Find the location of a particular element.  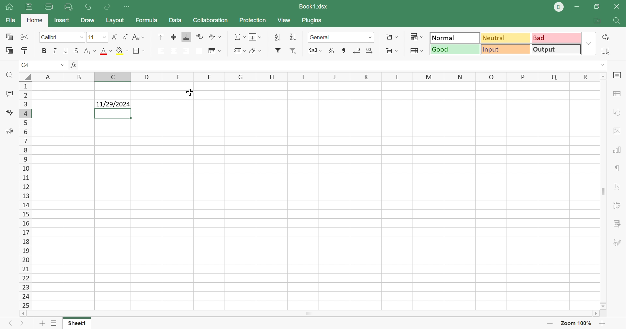

Add sheet is located at coordinates (42, 324).